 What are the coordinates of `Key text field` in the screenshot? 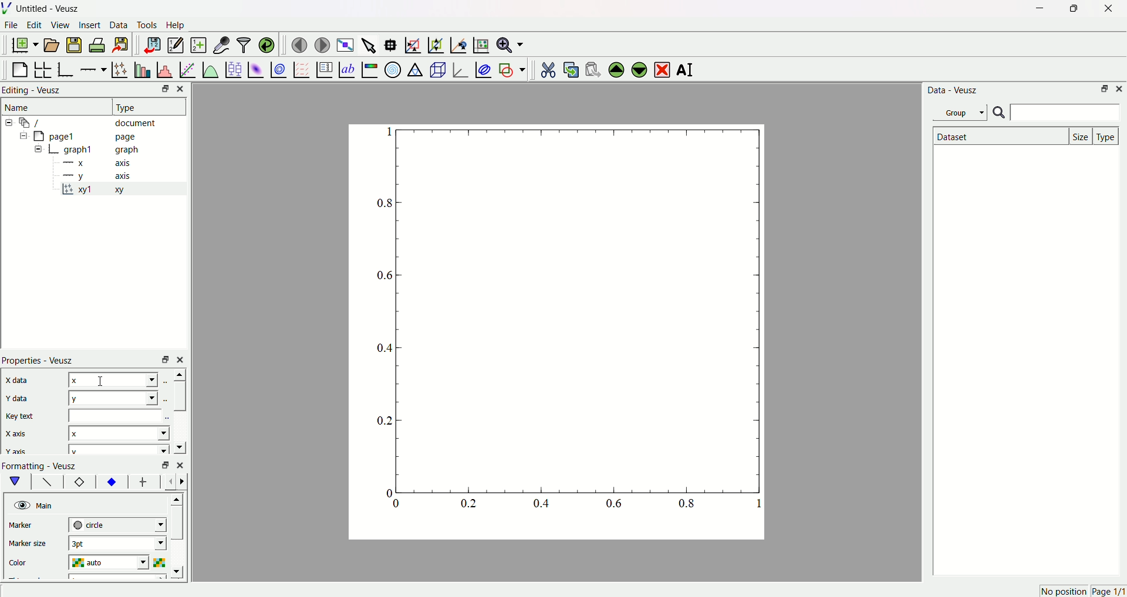 It's located at (117, 415).